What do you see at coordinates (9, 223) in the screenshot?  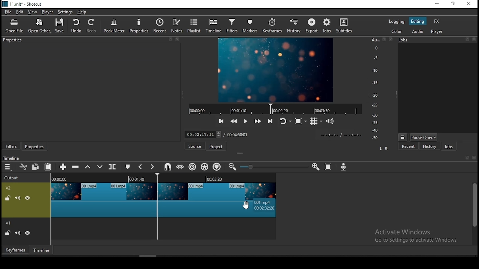 I see `V1` at bounding box center [9, 223].